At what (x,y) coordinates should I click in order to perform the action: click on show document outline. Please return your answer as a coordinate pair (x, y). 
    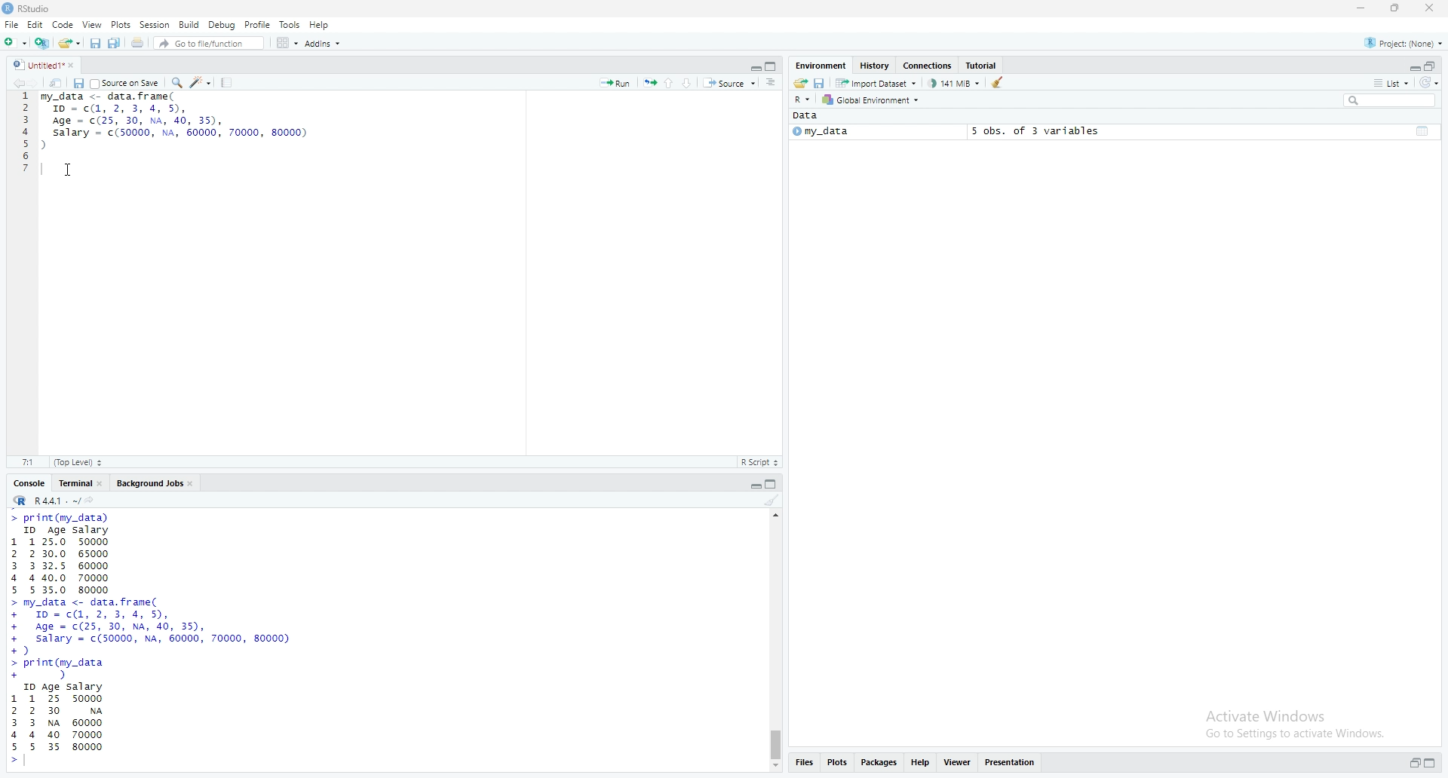
    Looking at the image, I should click on (772, 84).